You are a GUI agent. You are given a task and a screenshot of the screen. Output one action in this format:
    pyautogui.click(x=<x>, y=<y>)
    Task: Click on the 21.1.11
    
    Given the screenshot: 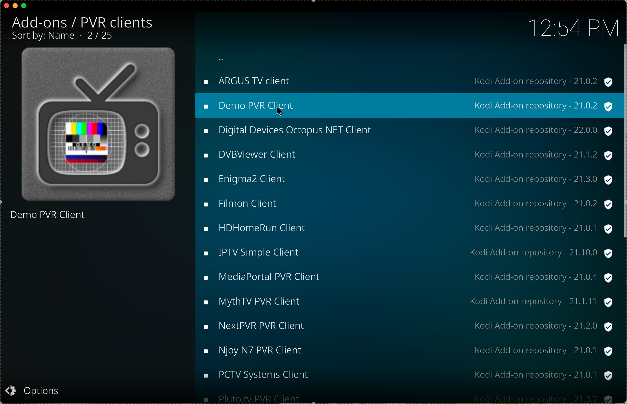 What is the action you would take?
    pyautogui.click(x=584, y=302)
    